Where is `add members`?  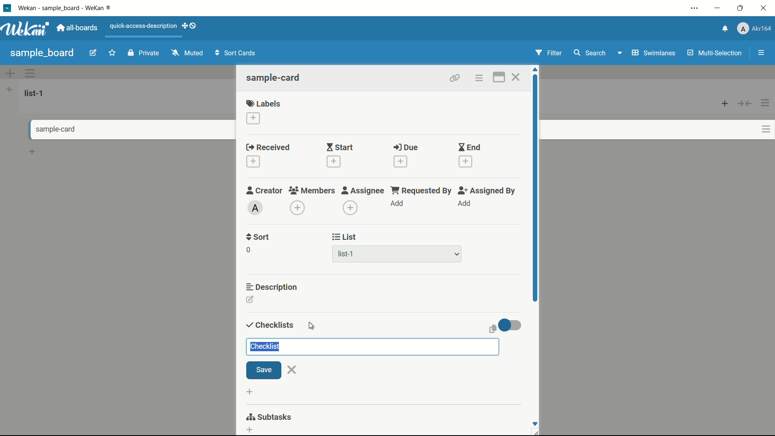
add members is located at coordinates (299, 209).